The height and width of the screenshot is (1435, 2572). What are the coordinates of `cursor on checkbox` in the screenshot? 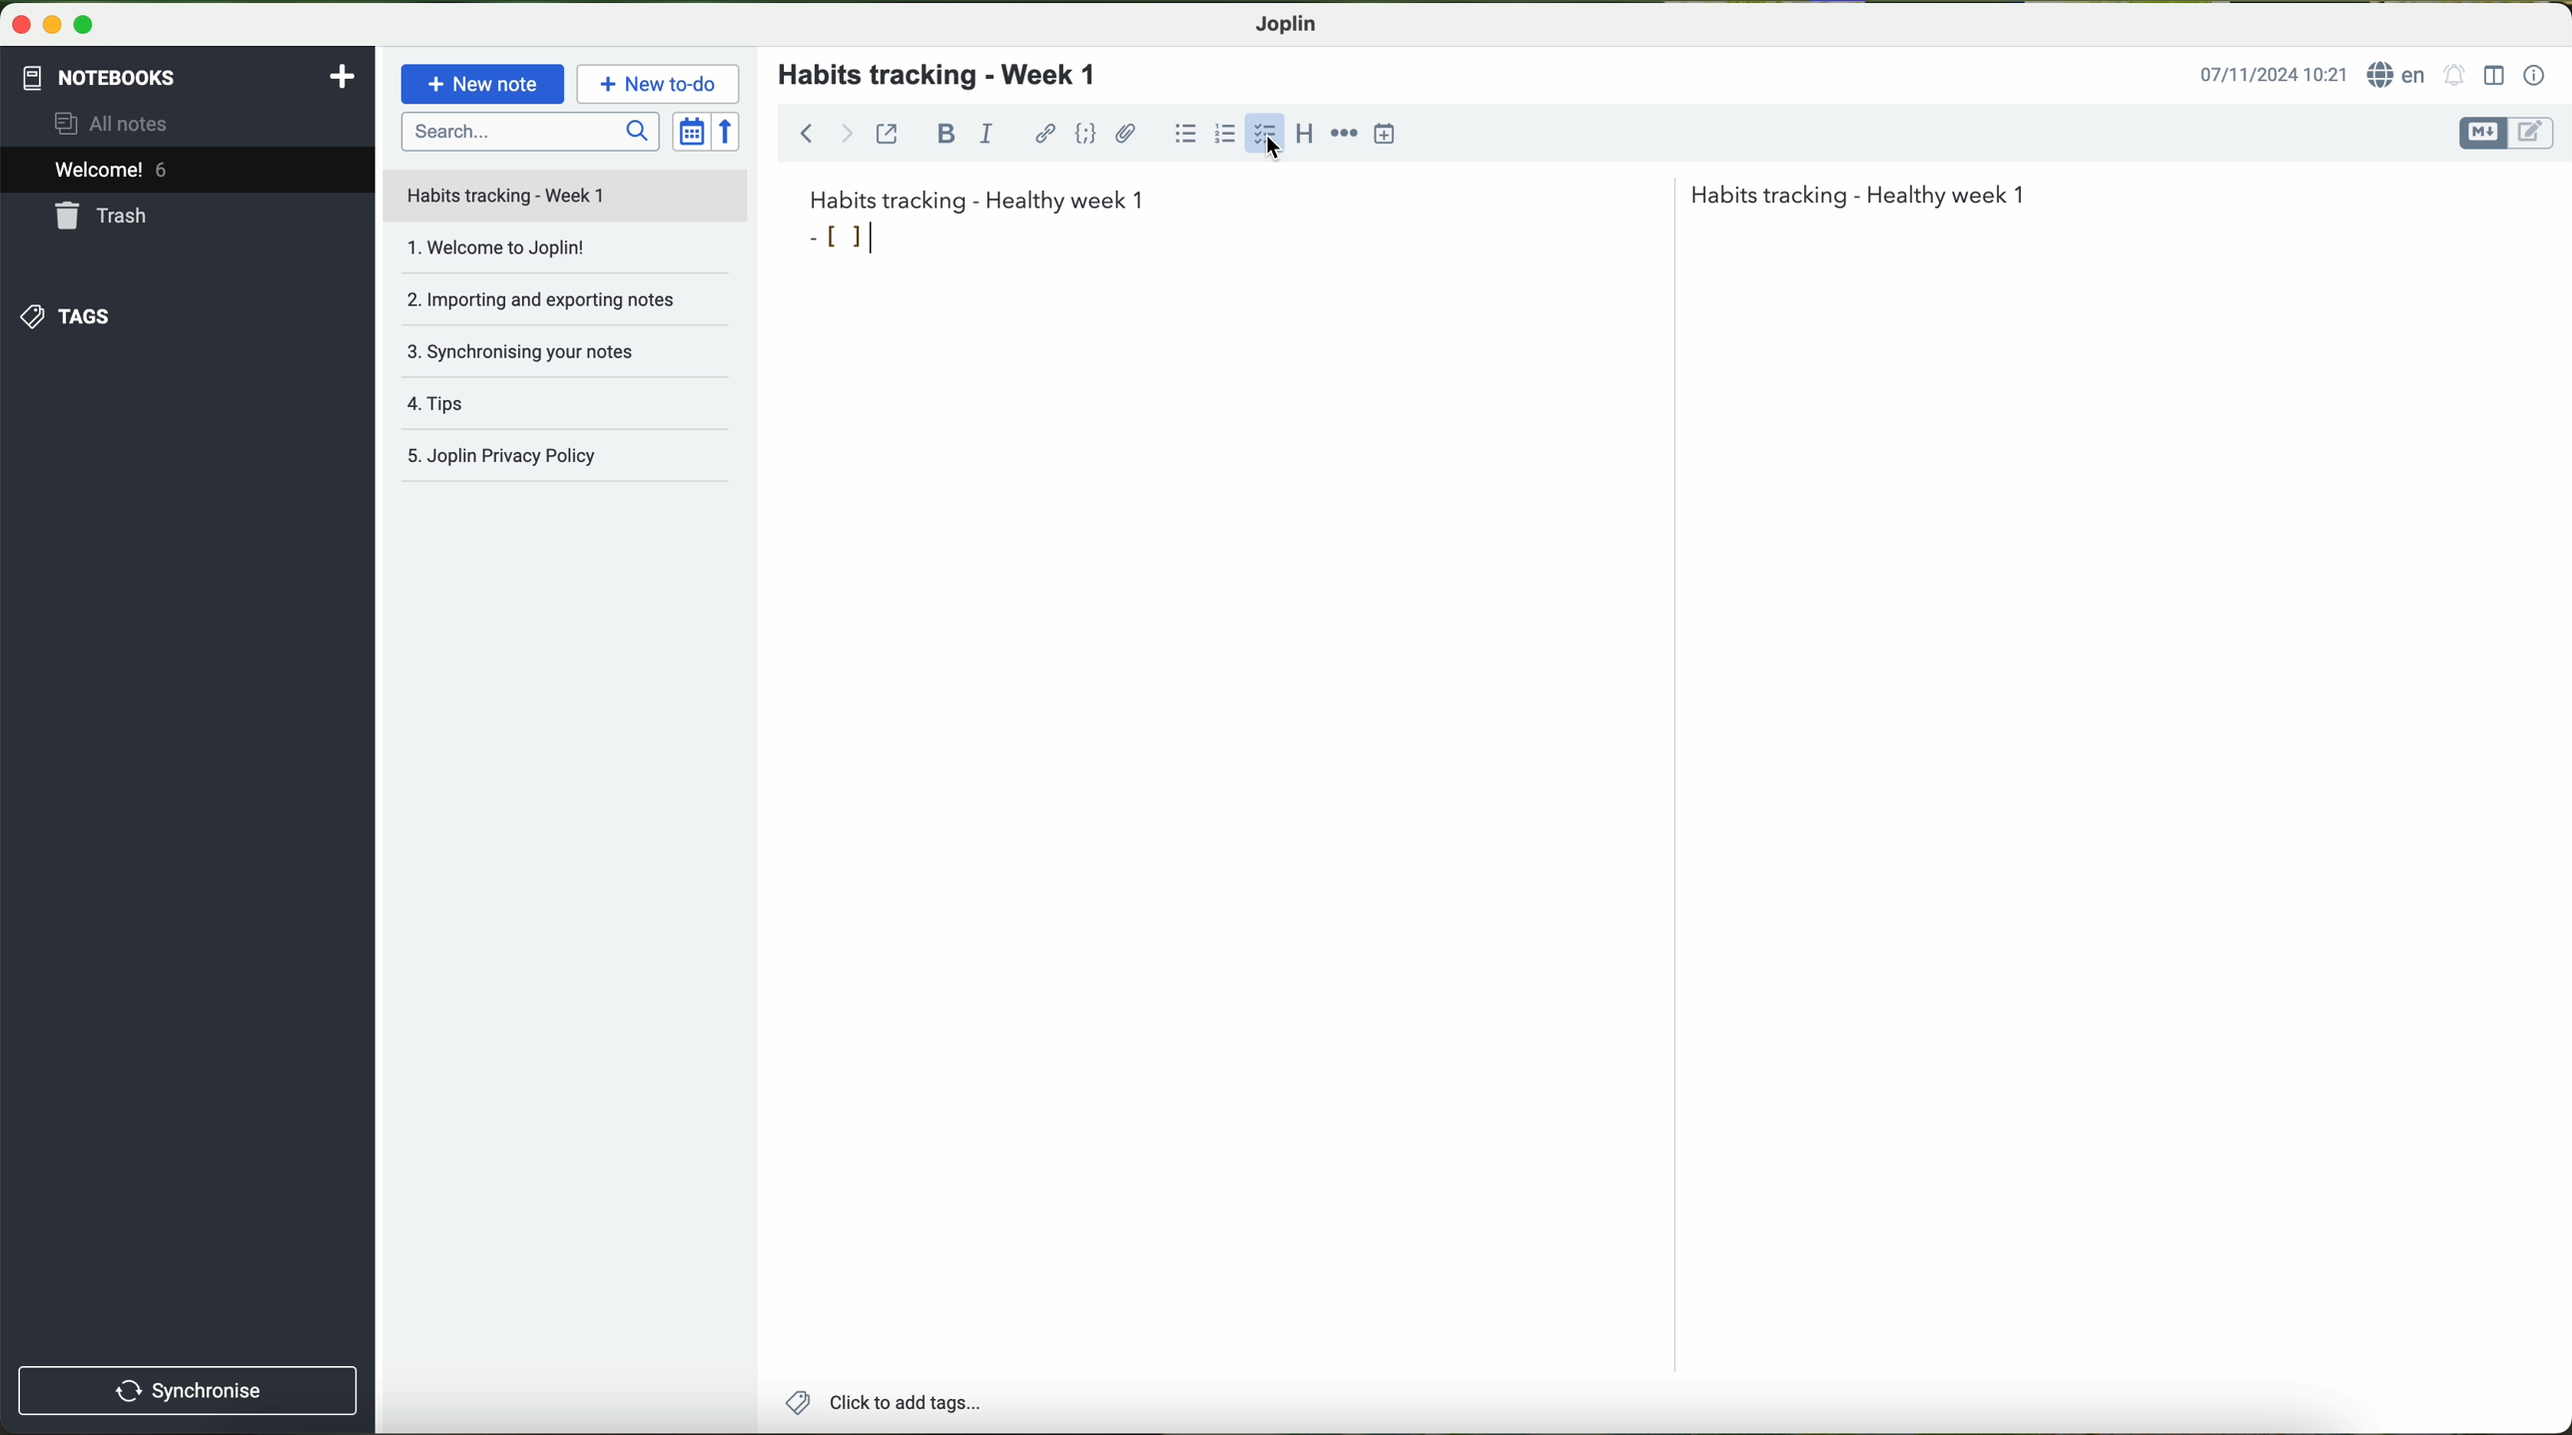 It's located at (1267, 139).